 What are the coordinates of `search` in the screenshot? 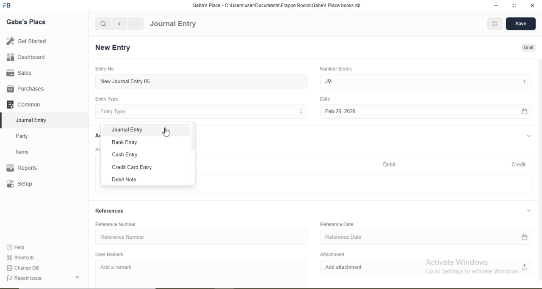 It's located at (103, 24).